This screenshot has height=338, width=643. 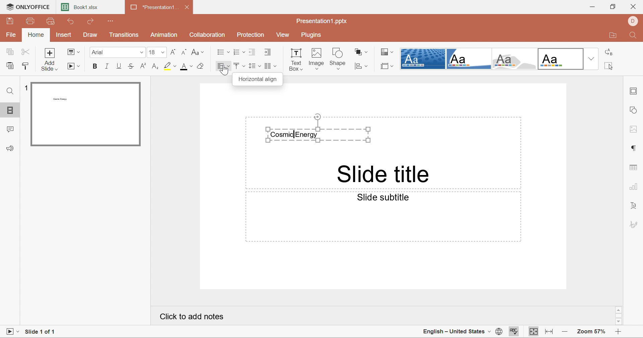 What do you see at coordinates (471, 60) in the screenshot?
I see `Corner` at bounding box center [471, 60].